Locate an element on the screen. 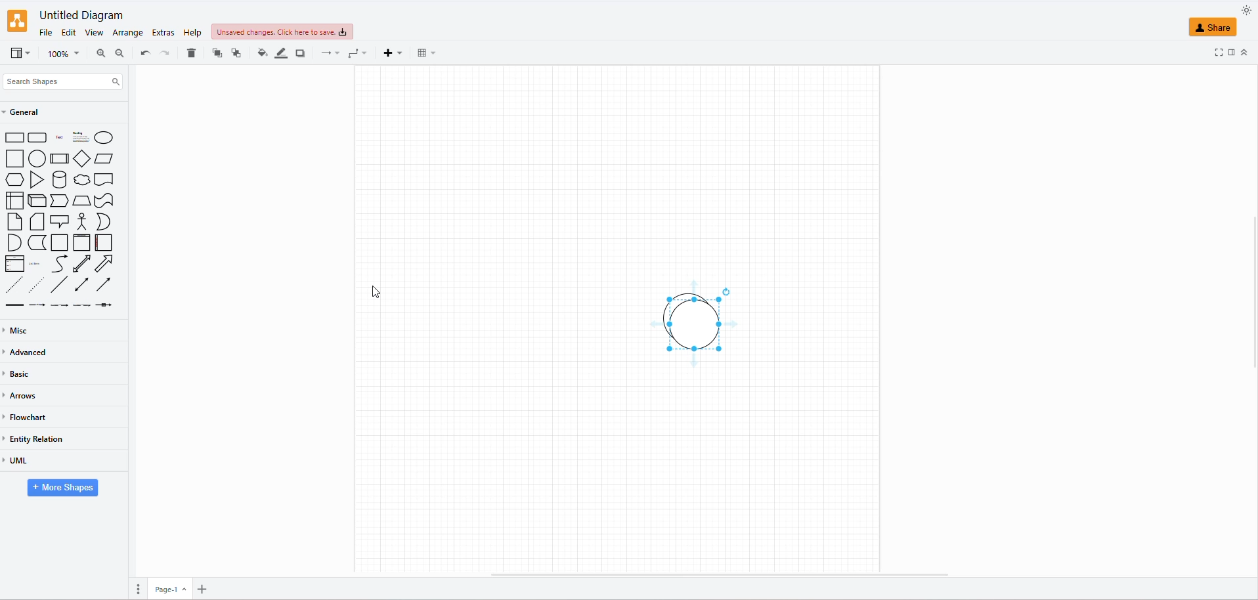 The height and width of the screenshot is (600, 1258). line is located at coordinates (14, 305).